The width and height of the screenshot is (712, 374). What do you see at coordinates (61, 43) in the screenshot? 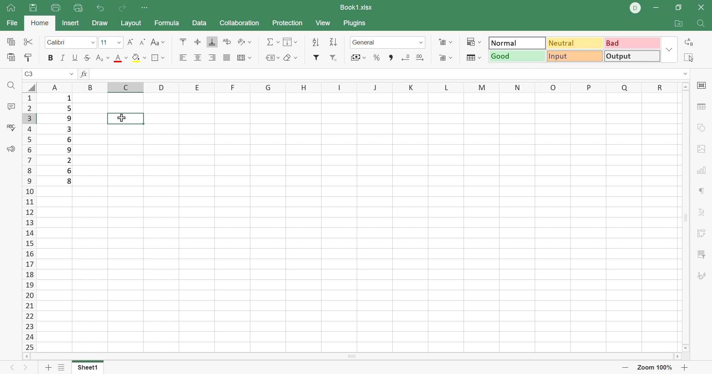
I see `Font` at bounding box center [61, 43].